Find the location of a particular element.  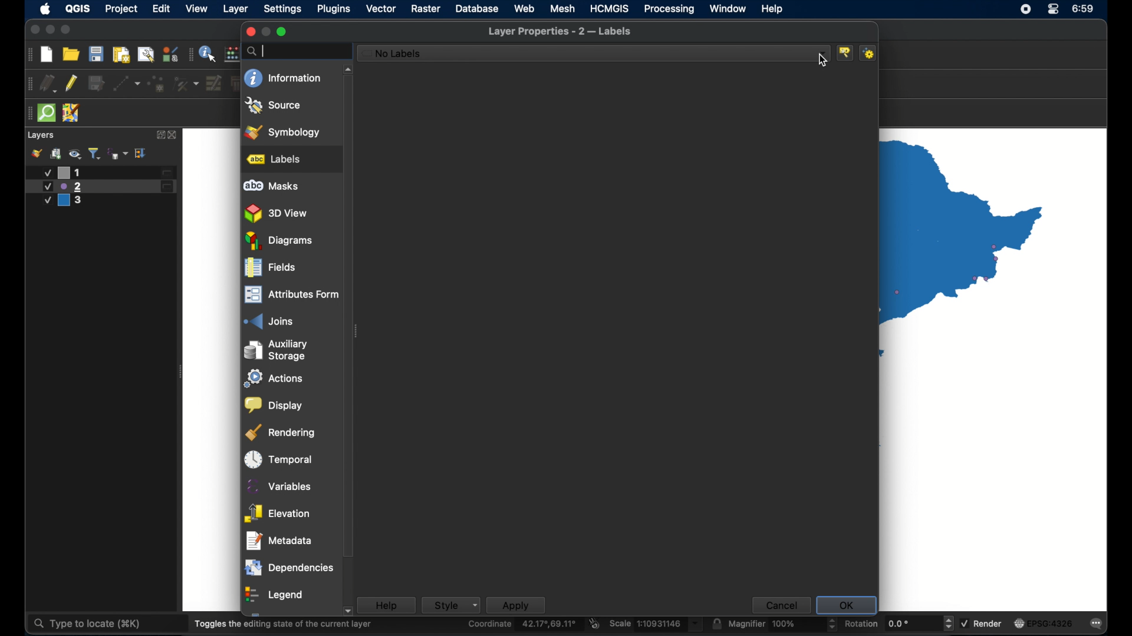

diagrams is located at coordinates (279, 241).